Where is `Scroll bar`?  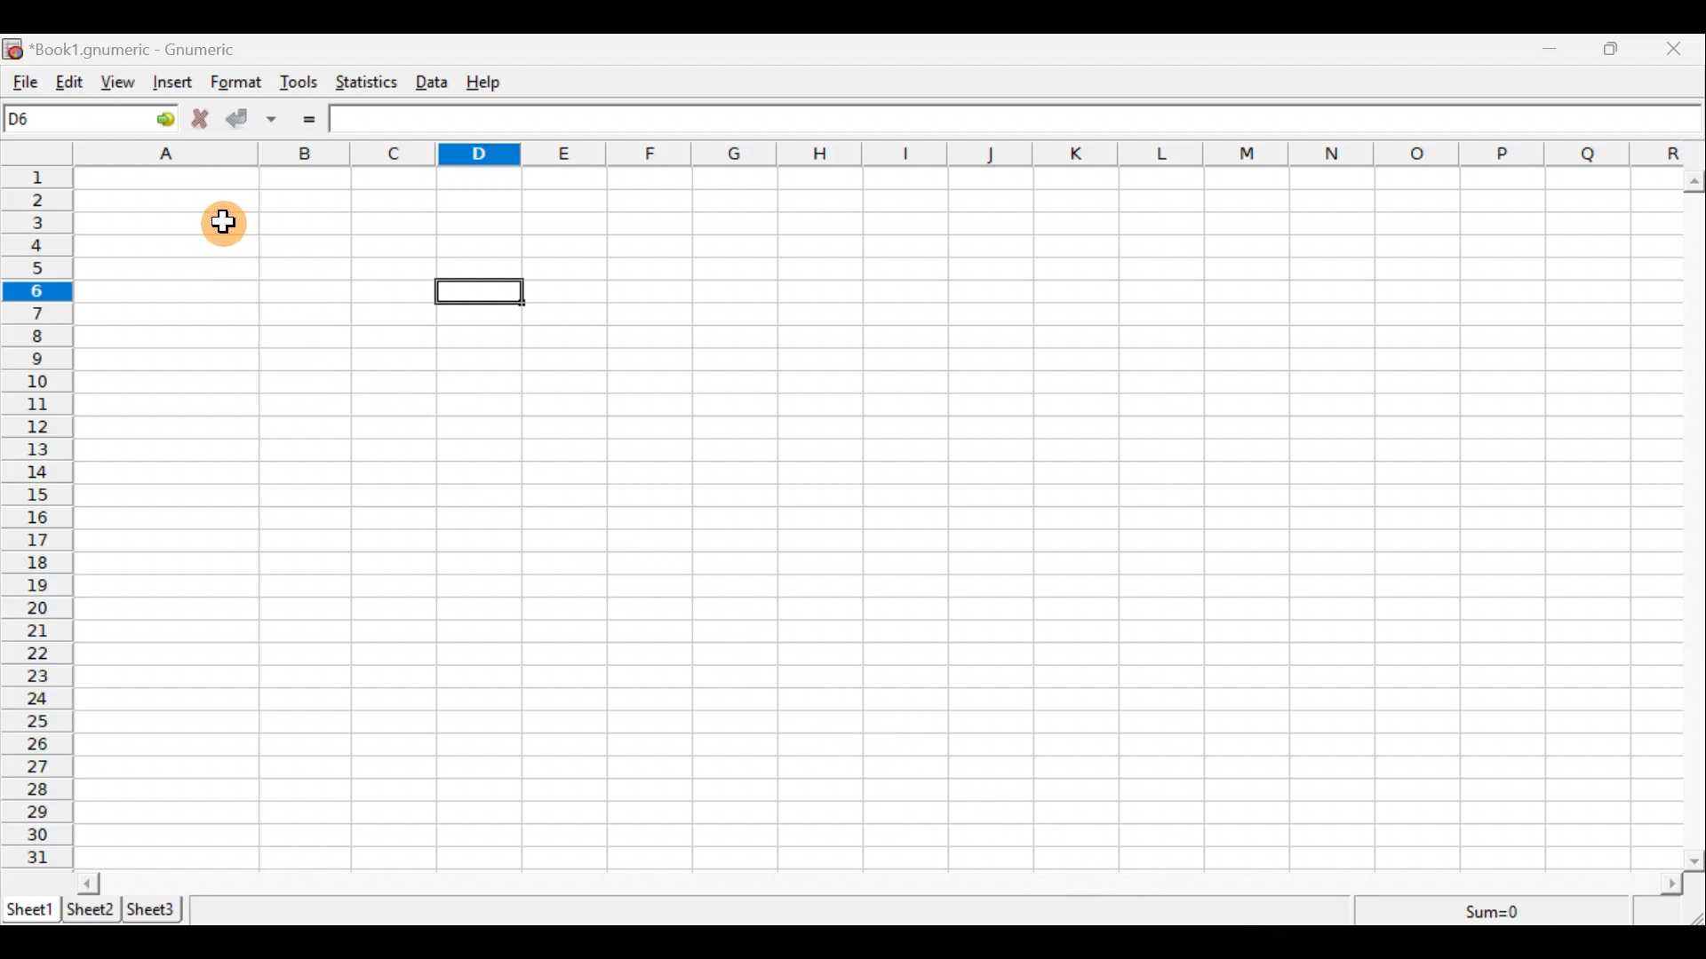 Scroll bar is located at coordinates (881, 883).